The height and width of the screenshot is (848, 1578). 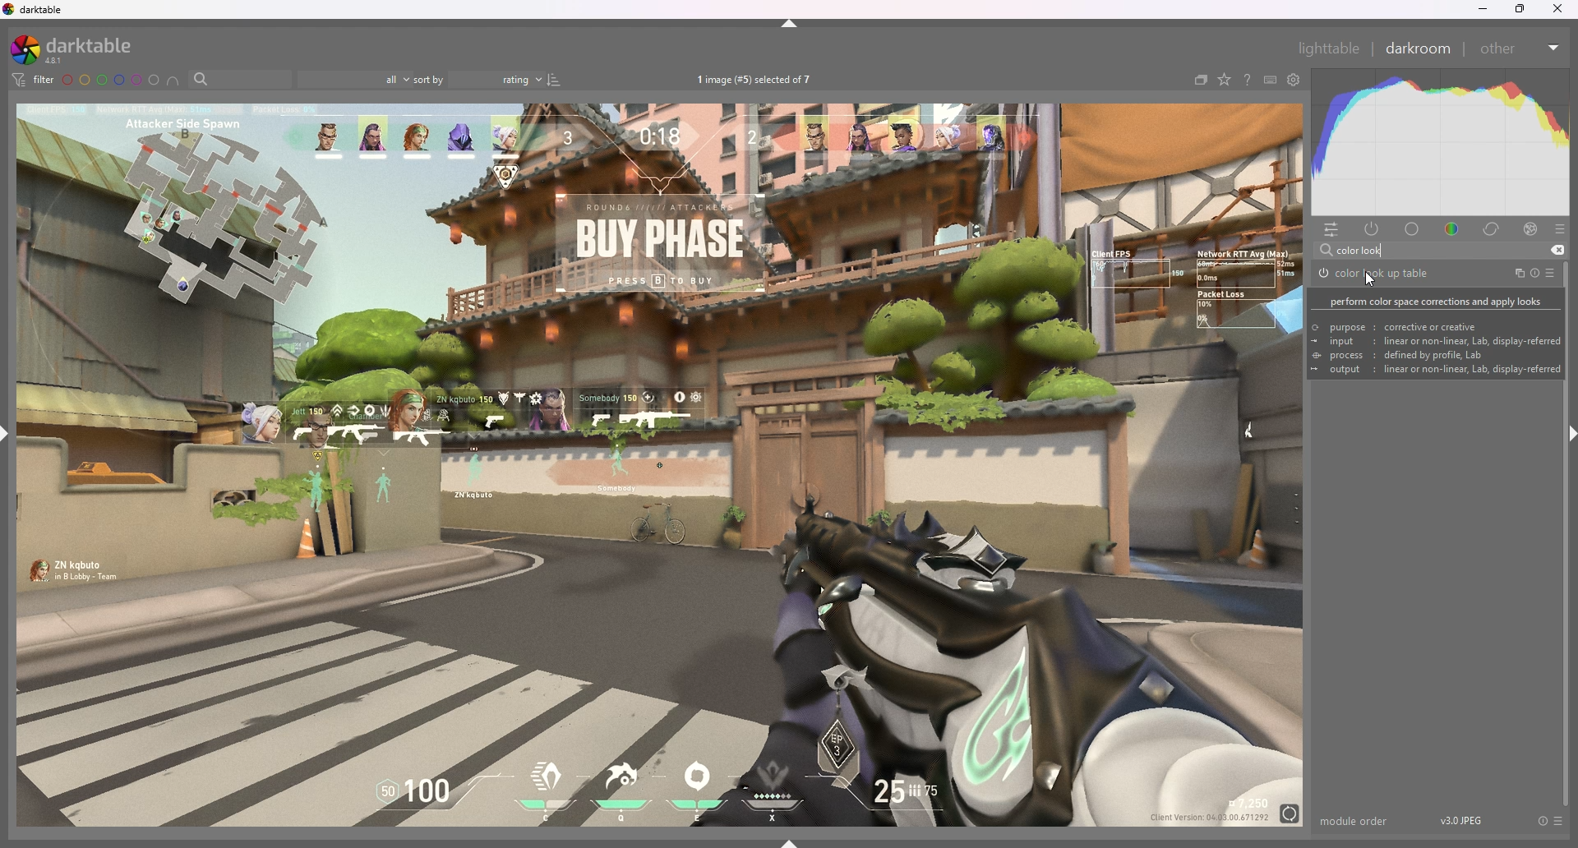 What do you see at coordinates (1557, 250) in the screenshot?
I see `remove` at bounding box center [1557, 250].